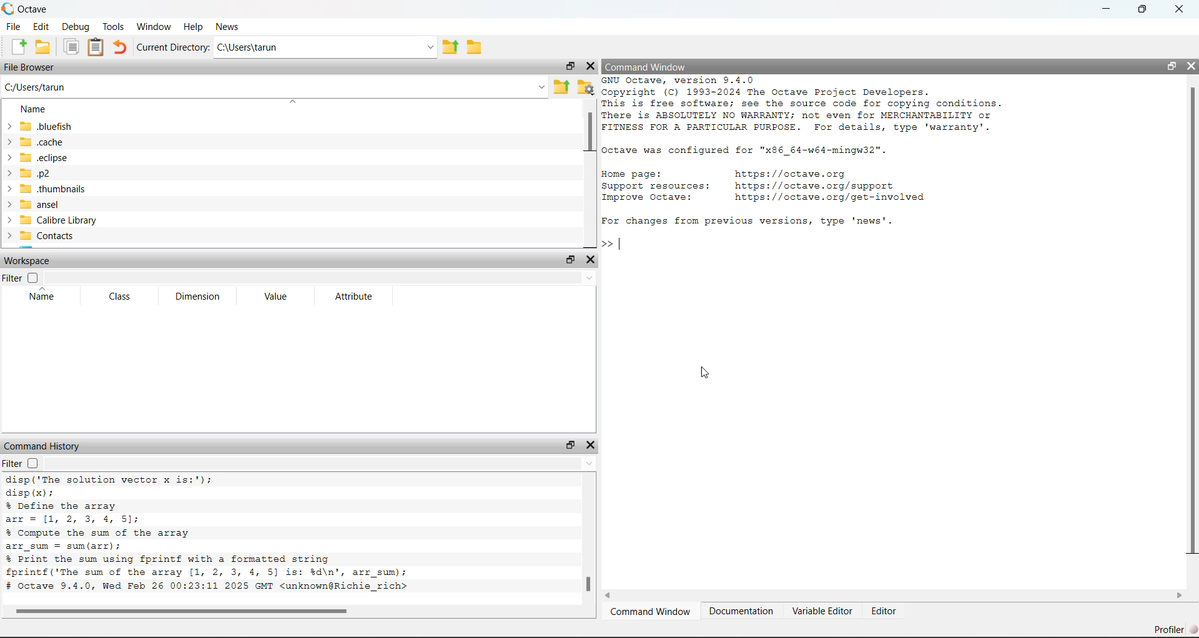 The image size is (1199, 638). What do you see at coordinates (34, 464) in the screenshot?
I see `Check box` at bounding box center [34, 464].